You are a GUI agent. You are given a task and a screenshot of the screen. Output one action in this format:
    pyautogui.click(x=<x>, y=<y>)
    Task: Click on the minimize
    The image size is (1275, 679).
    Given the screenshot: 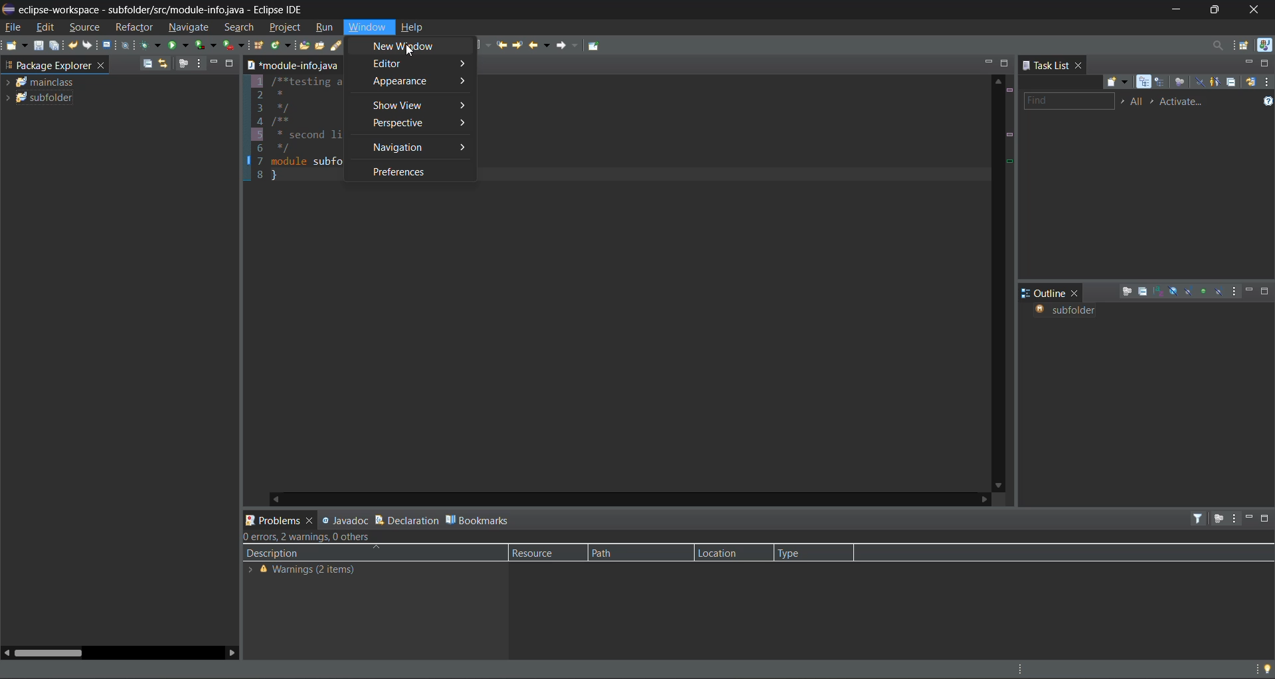 What is the action you would take?
    pyautogui.click(x=214, y=64)
    